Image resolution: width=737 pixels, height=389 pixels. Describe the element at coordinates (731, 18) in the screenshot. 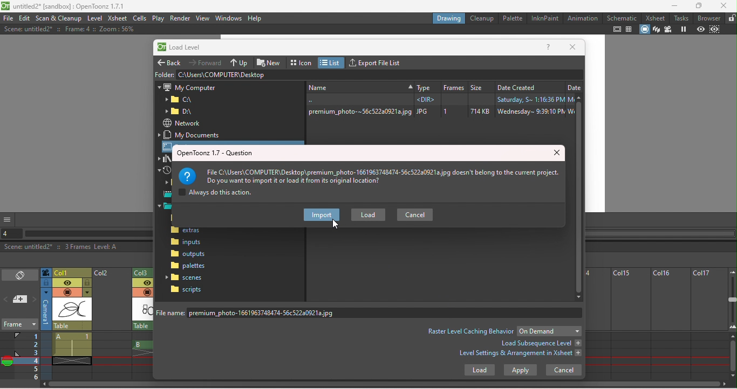

I see `Lock rooms lock` at that location.